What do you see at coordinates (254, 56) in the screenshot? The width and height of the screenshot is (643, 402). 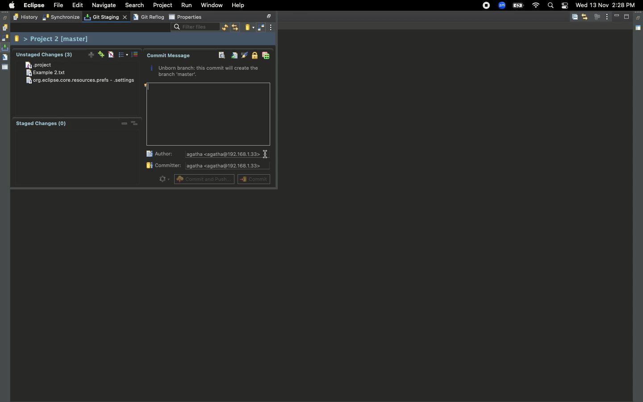 I see `Sign commit` at bounding box center [254, 56].